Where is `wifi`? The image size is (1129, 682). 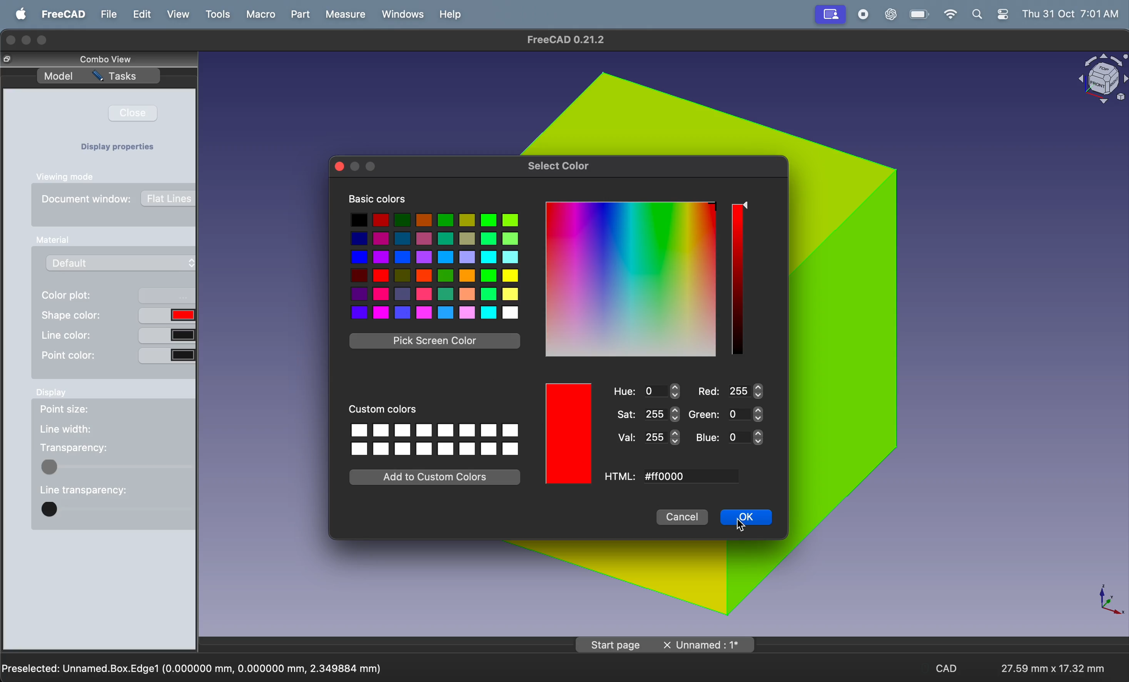
wifi is located at coordinates (947, 15).